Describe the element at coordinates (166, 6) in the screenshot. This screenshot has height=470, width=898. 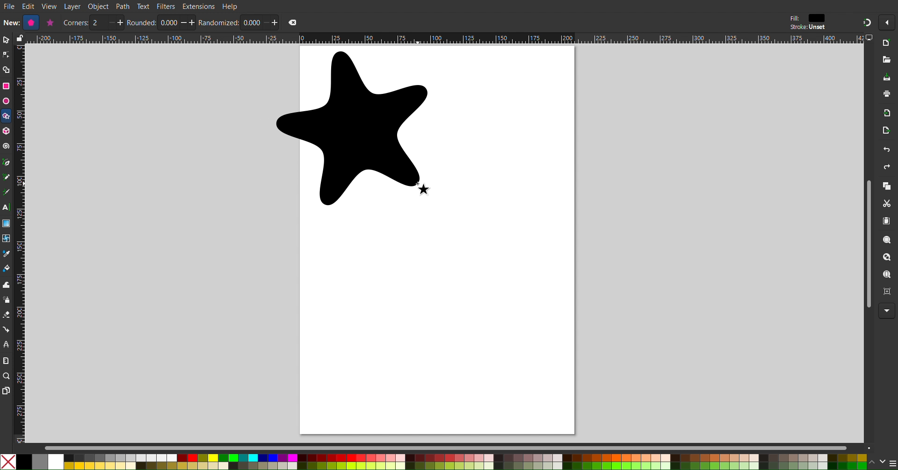
I see `Filters` at that location.